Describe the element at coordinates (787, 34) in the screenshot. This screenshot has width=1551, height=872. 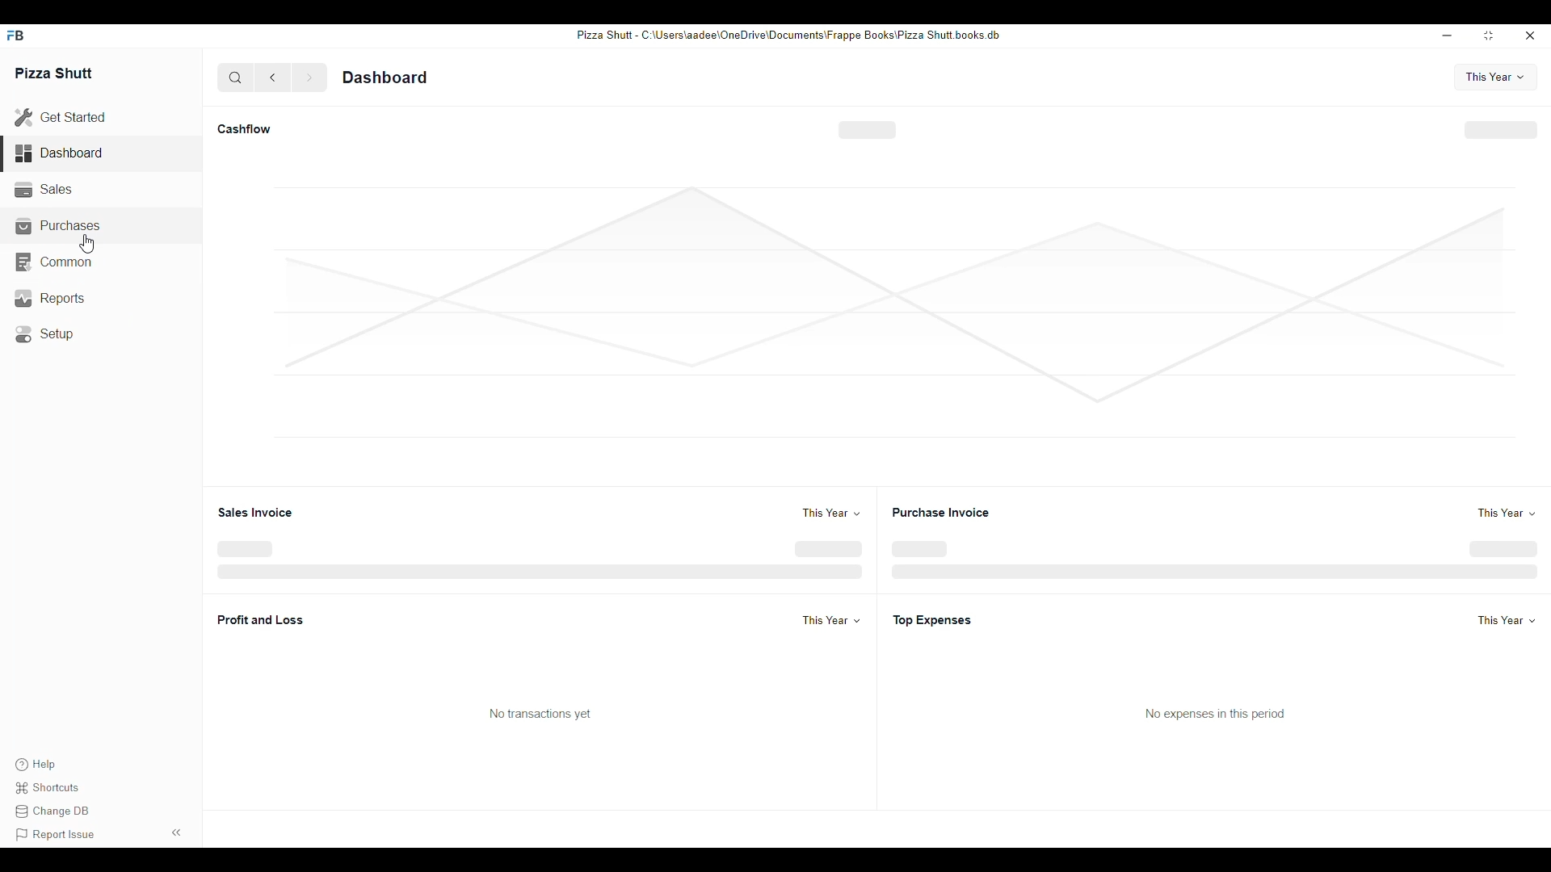
I see `Pizza Shut - C:\Users\aadee\OneDrive\Documents\Frappe Books\Pizza Shutt books. db` at that location.